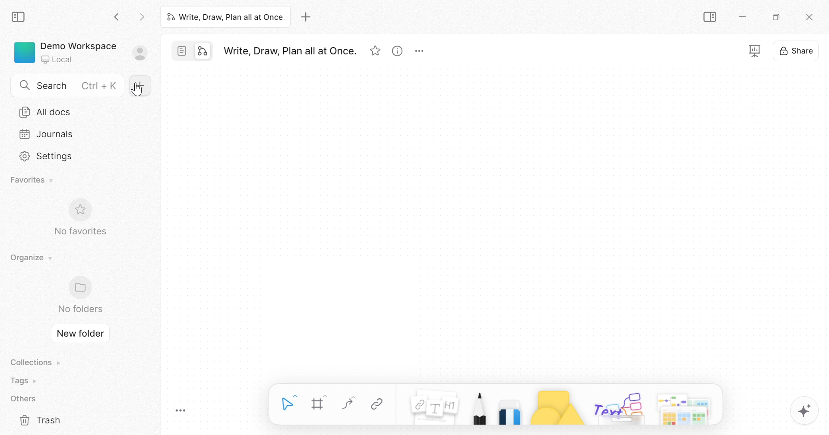  What do you see at coordinates (25, 381) in the screenshot?
I see `Tags` at bounding box center [25, 381].